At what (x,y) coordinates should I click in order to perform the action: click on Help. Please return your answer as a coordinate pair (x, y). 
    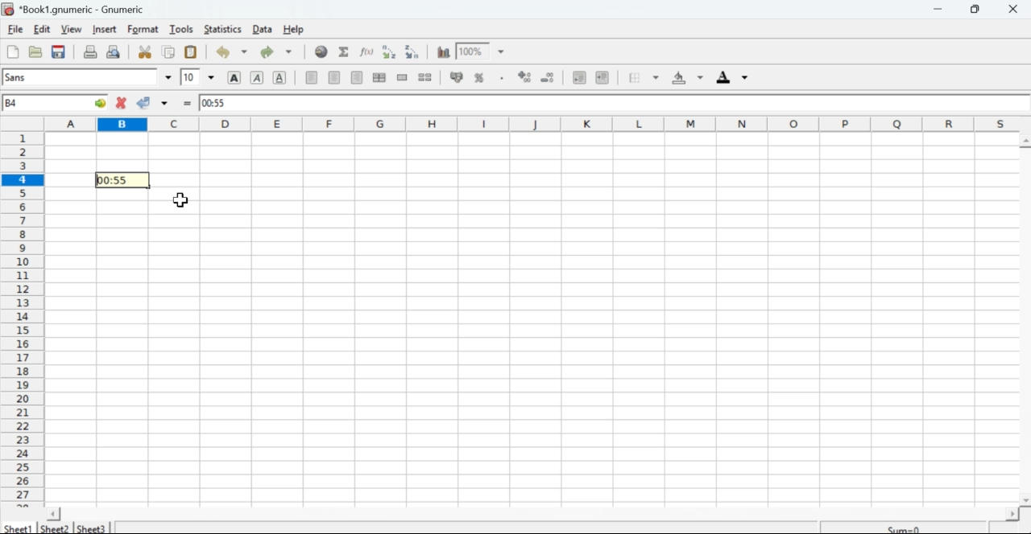
    Looking at the image, I should click on (295, 30).